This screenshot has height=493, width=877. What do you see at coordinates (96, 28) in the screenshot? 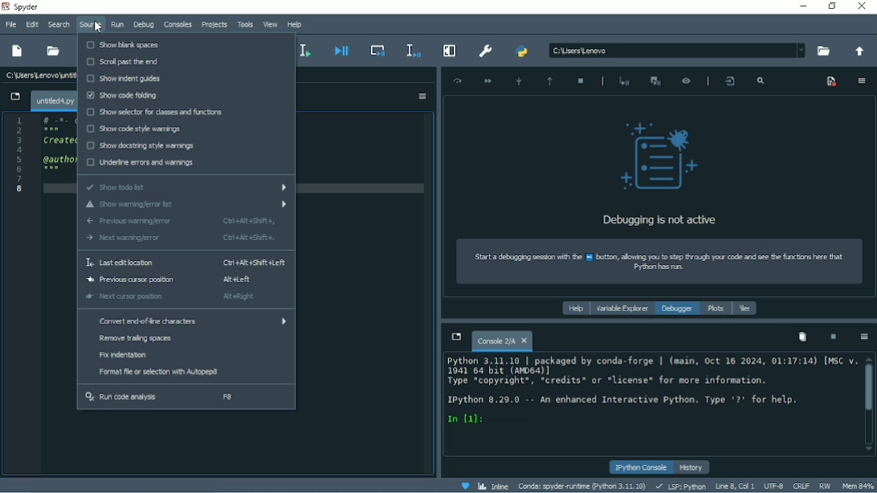
I see `cursor` at bounding box center [96, 28].